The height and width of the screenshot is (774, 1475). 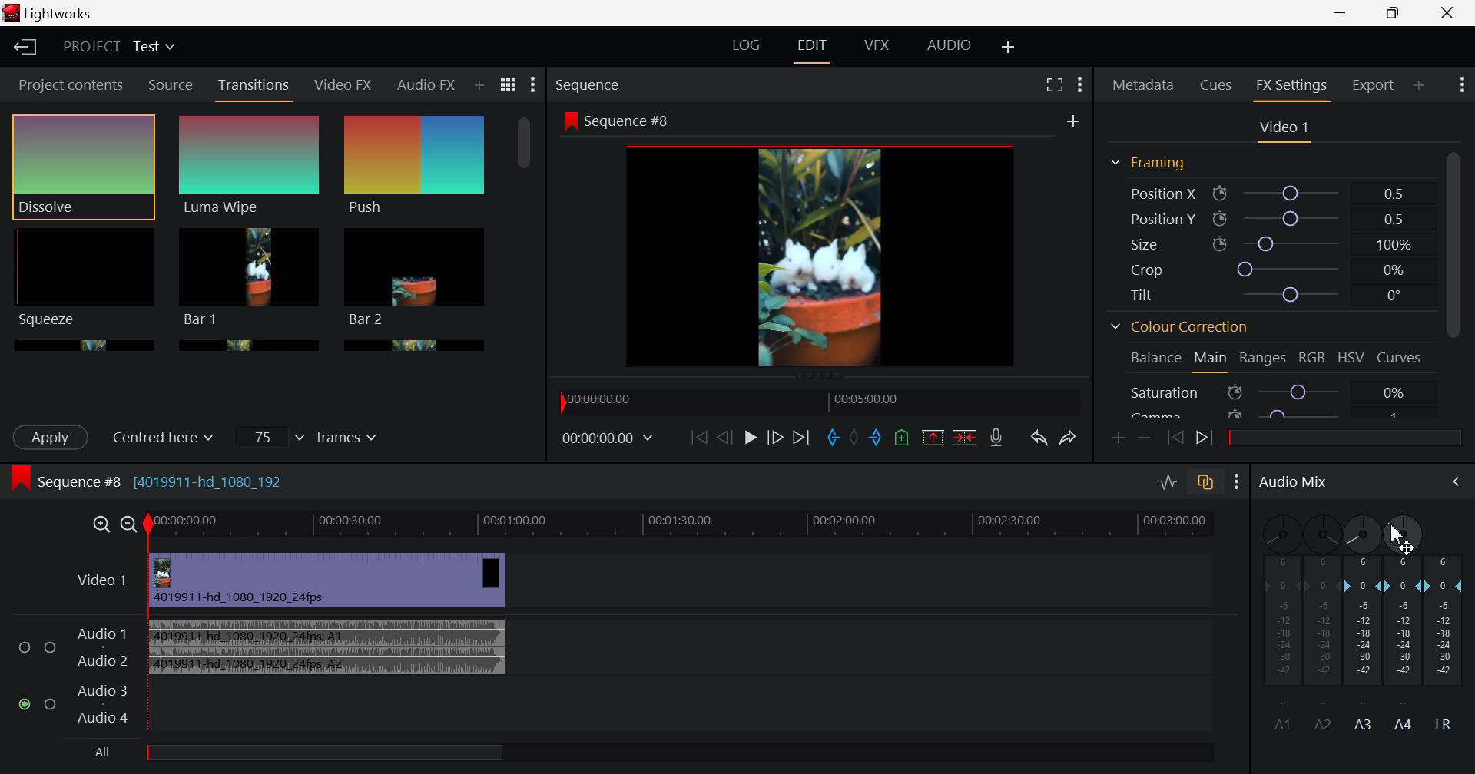 What do you see at coordinates (723, 438) in the screenshot?
I see `Go Back` at bounding box center [723, 438].